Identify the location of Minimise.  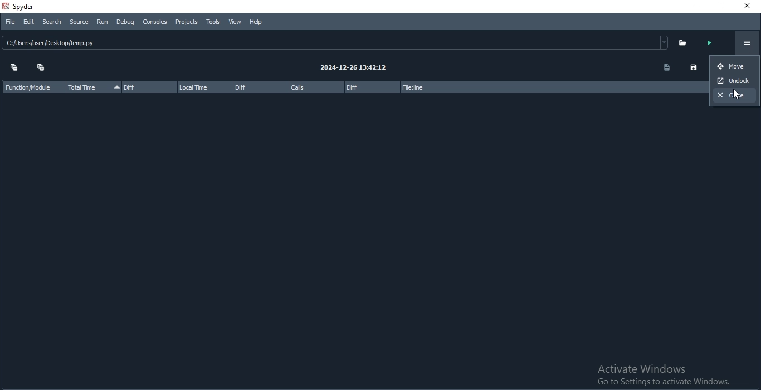
(692, 7).